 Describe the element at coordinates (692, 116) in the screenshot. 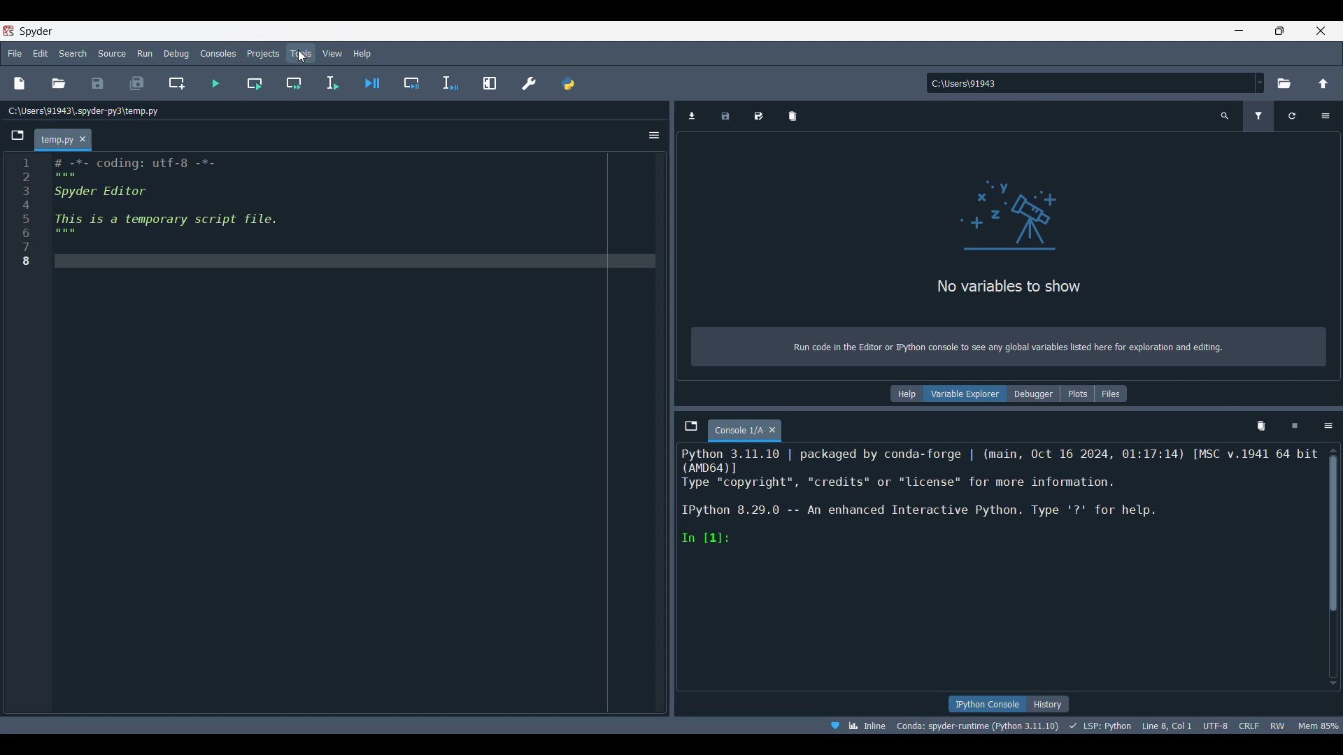

I see `Import data` at that location.